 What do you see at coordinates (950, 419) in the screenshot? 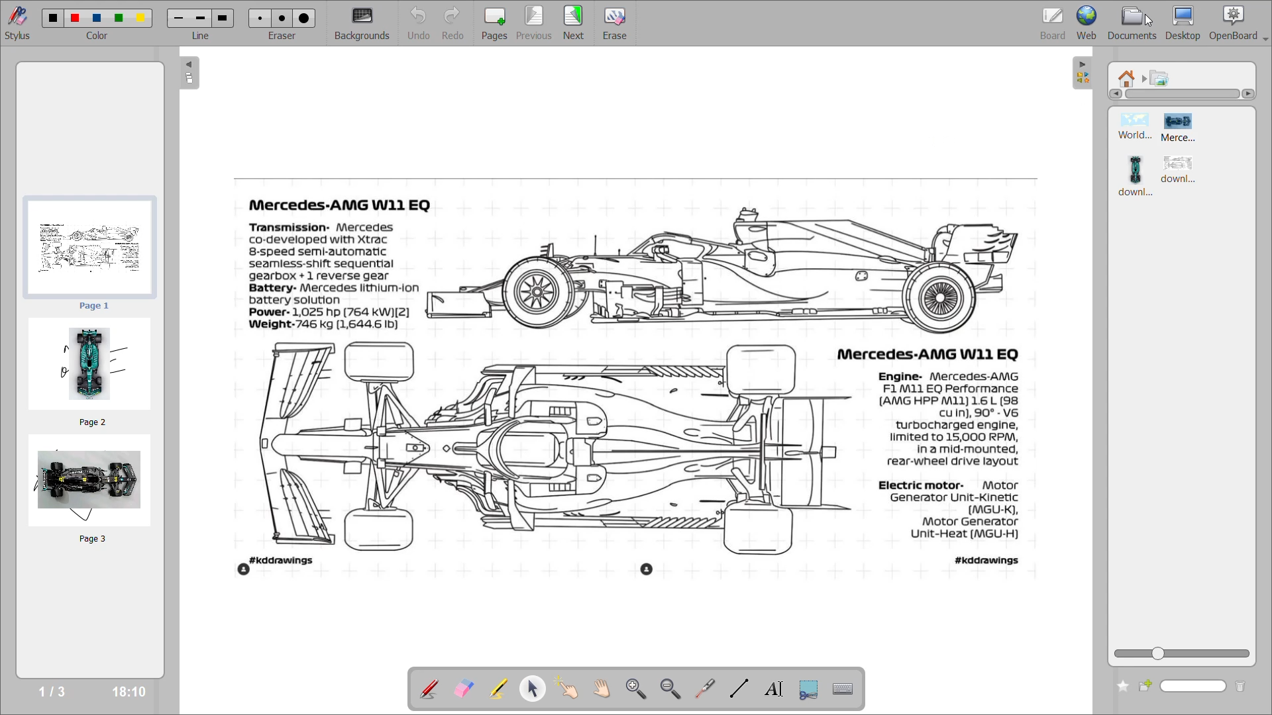
I see `Engine- Mercedes-AMGF1 M11 EQ Performance(AMG HPP M11) 1.6 L (98cu in), 90° - V6 turbocharged engine, limited to 15,000 RPM, In a mid-mounted, rear -wheel drive layout` at bounding box center [950, 419].